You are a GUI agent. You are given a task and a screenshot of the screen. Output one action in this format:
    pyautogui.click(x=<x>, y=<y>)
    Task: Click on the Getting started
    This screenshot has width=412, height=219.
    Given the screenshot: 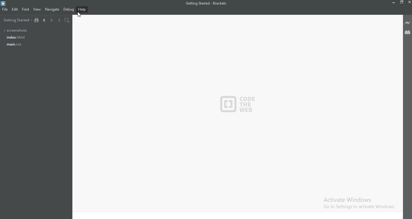 What is the action you would take?
    pyautogui.click(x=18, y=20)
    